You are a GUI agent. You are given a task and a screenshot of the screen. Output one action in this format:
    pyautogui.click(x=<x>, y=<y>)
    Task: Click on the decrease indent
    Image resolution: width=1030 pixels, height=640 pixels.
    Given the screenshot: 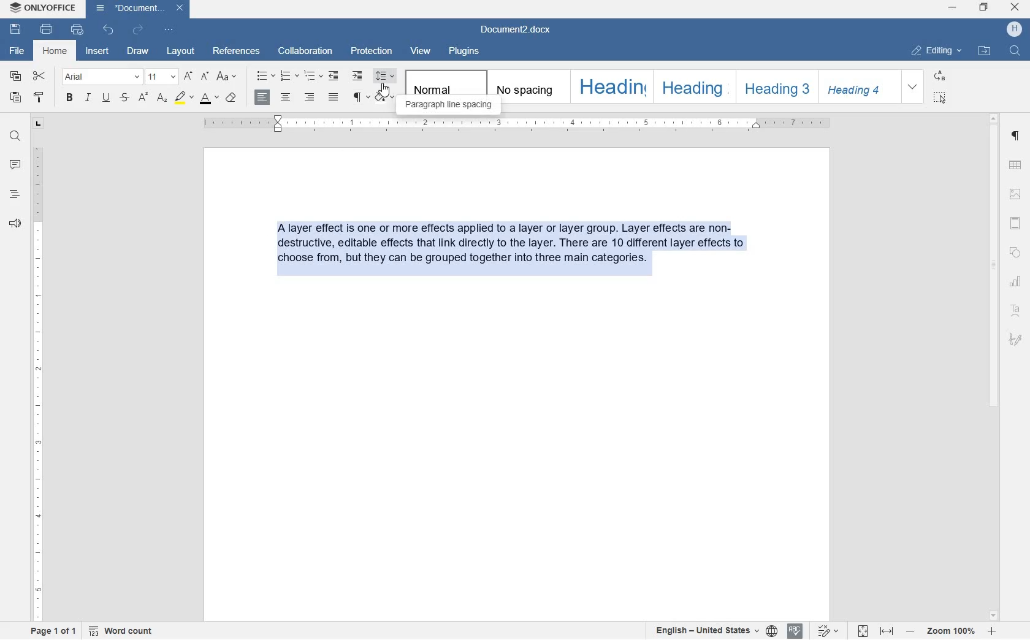 What is the action you would take?
    pyautogui.click(x=336, y=75)
    